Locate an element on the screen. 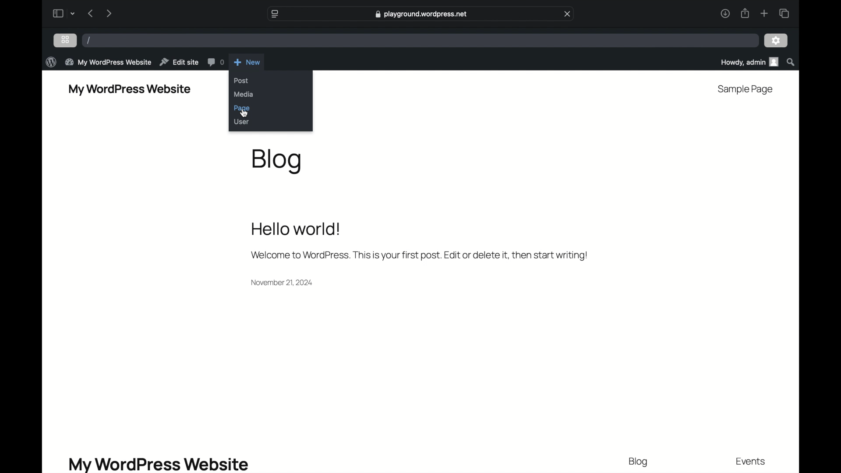 The height and width of the screenshot is (473, 841). grid view is located at coordinates (65, 39).